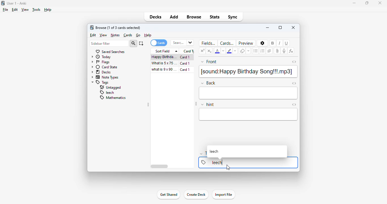  Describe the element at coordinates (249, 51) in the screenshot. I see `select formatting to remove` at that location.